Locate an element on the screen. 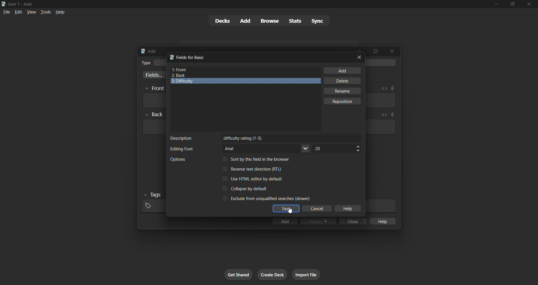  field font style is located at coordinates (266, 149).